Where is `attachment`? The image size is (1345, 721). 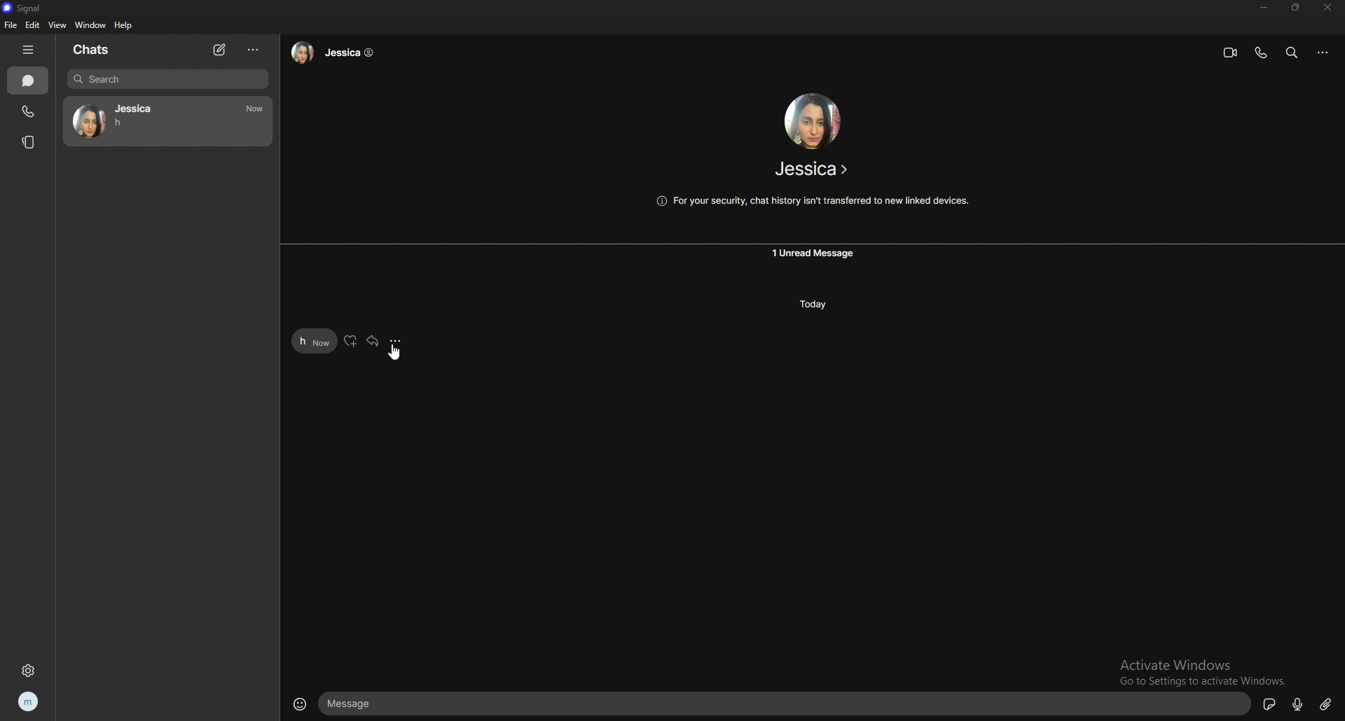 attachment is located at coordinates (1327, 703).